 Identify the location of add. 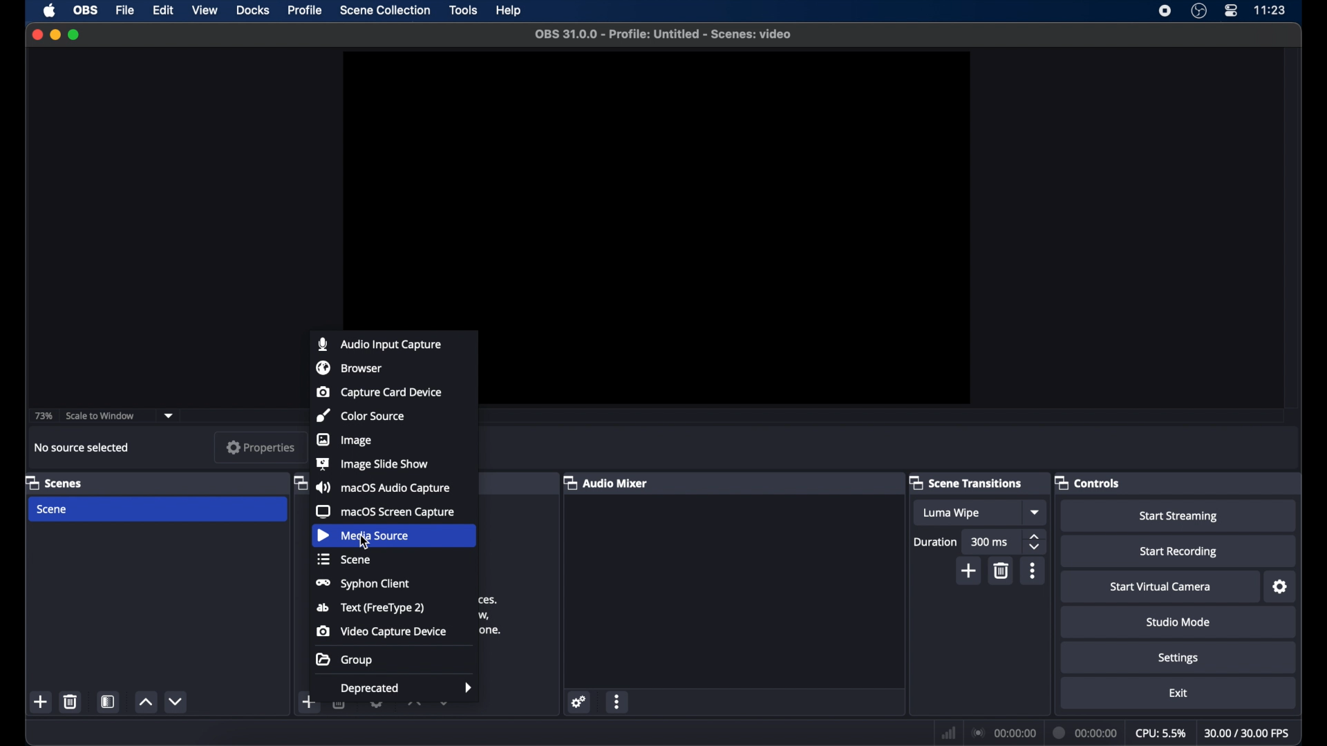
(308, 701).